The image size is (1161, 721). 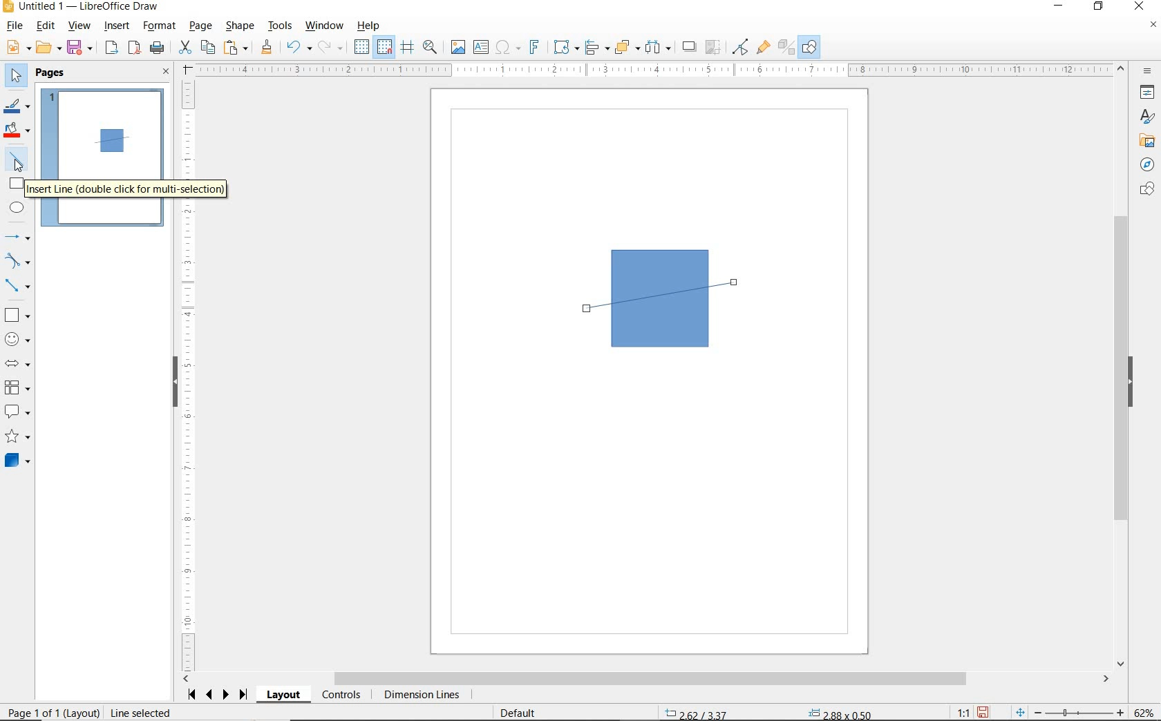 I want to click on BLOCK ARROWS, so click(x=21, y=363).